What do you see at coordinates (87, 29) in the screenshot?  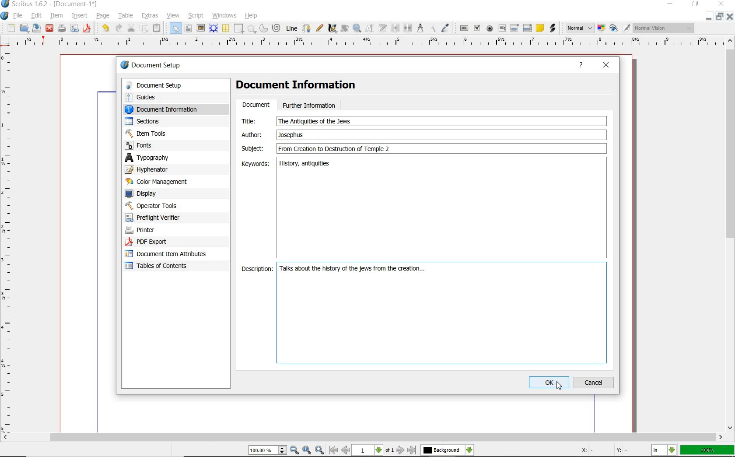 I see `save as pdf` at bounding box center [87, 29].